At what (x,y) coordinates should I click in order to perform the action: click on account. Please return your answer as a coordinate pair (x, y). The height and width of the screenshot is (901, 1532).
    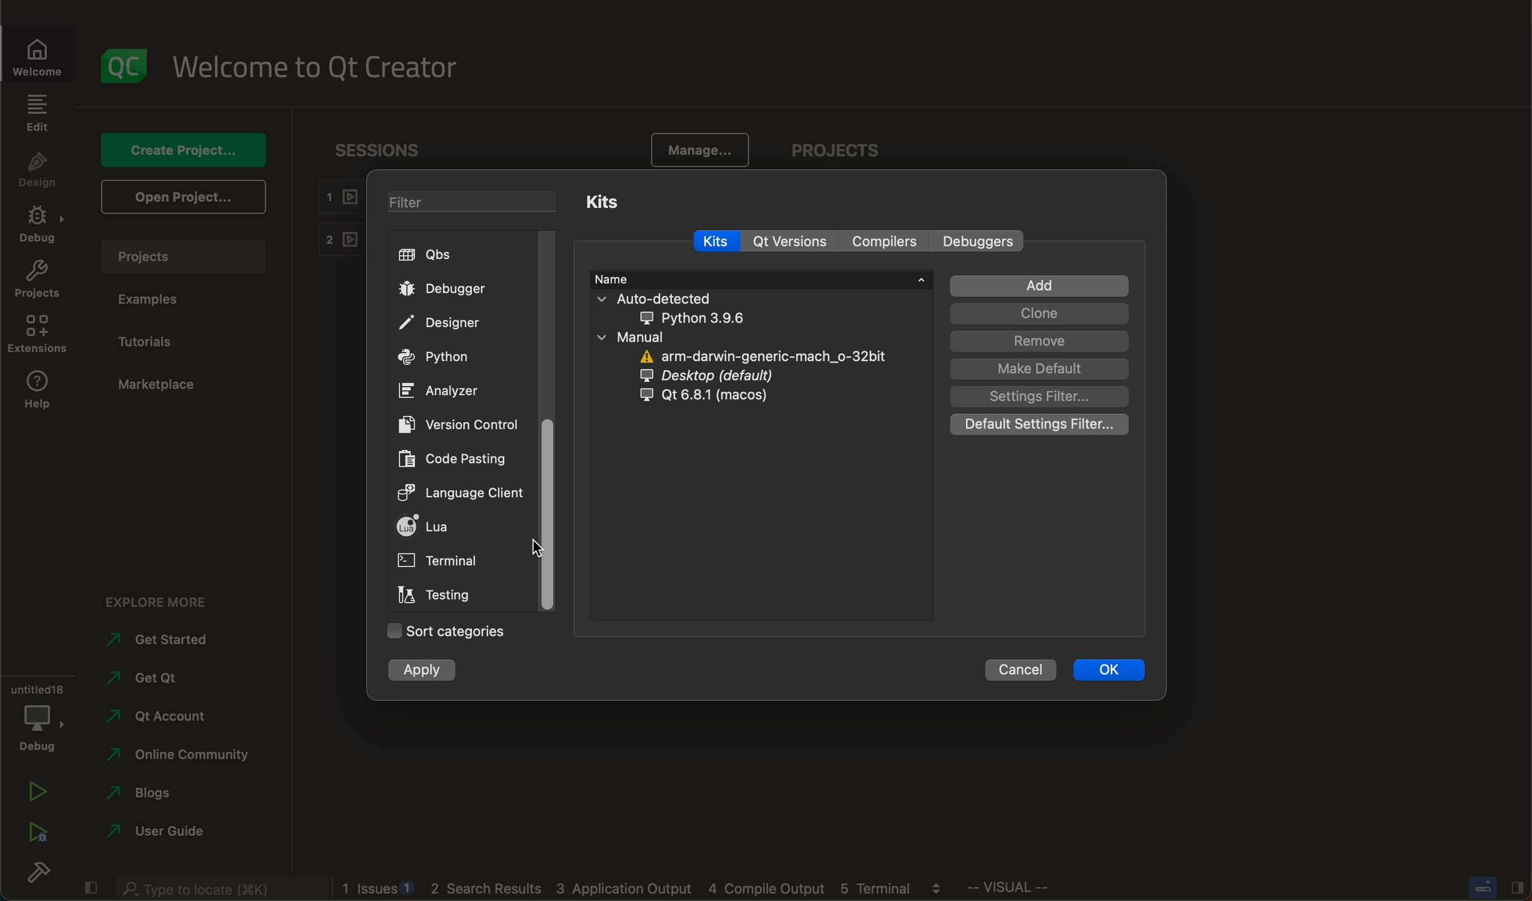
    Looking at the image, I should click on (163, 712).